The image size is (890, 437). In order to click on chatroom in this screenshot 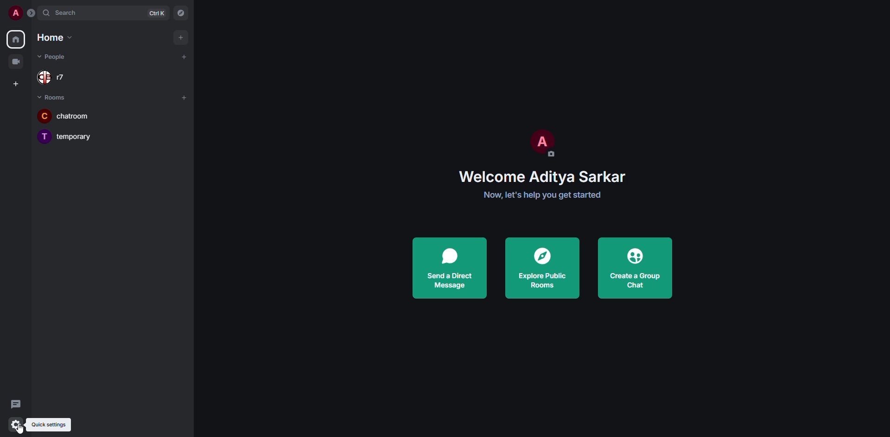, I will do `click(71, 115)`.